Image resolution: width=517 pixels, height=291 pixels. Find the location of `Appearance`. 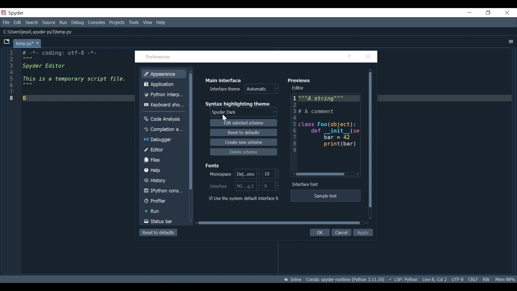

Appearance is located at coordinates (165, 74).